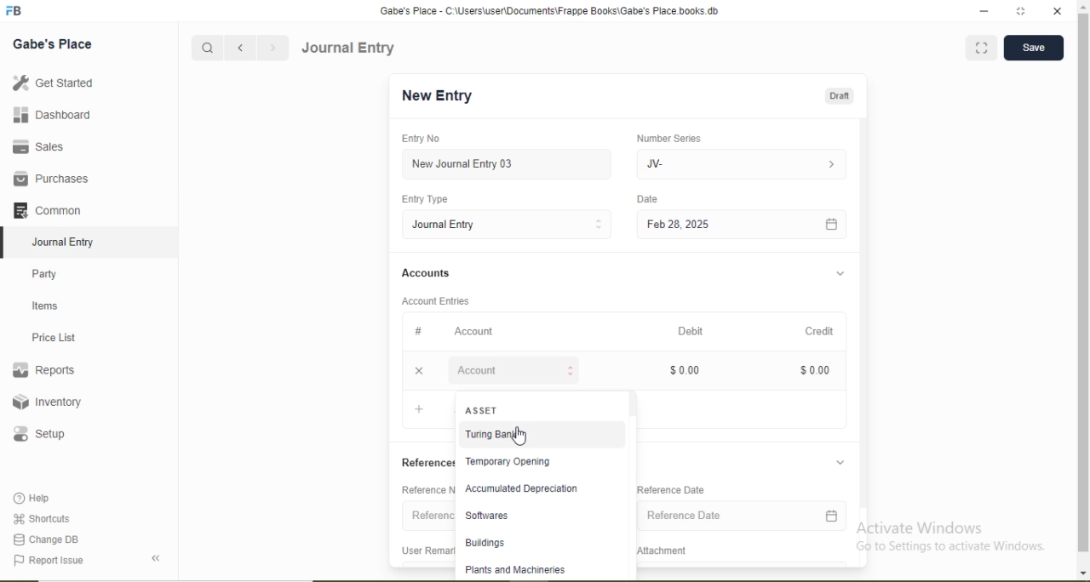  Describe the element at coordinates (44, 540) in the screenshot. I see `Change DB` at that location.